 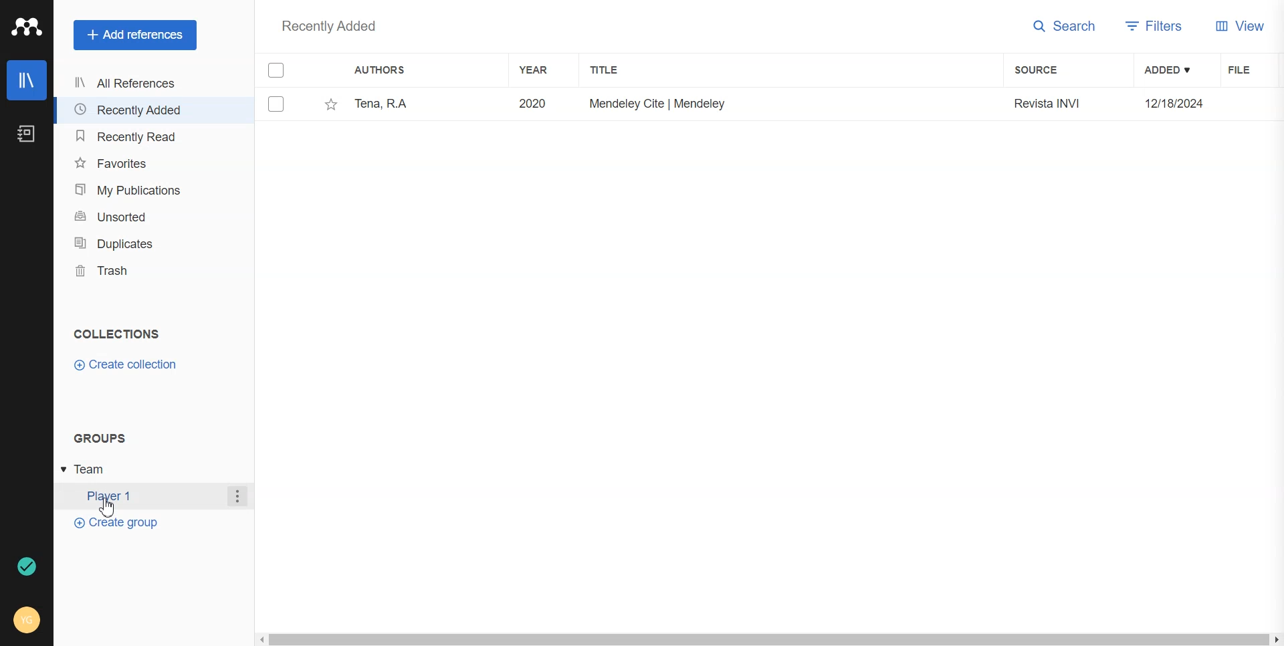 I want to click on File, so click(x=1250, y=70).